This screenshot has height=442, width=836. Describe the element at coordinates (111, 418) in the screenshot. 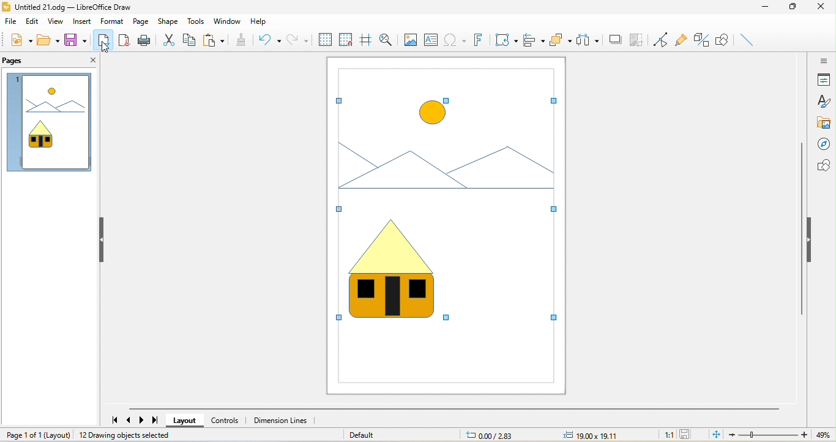

I see `first` at that location.